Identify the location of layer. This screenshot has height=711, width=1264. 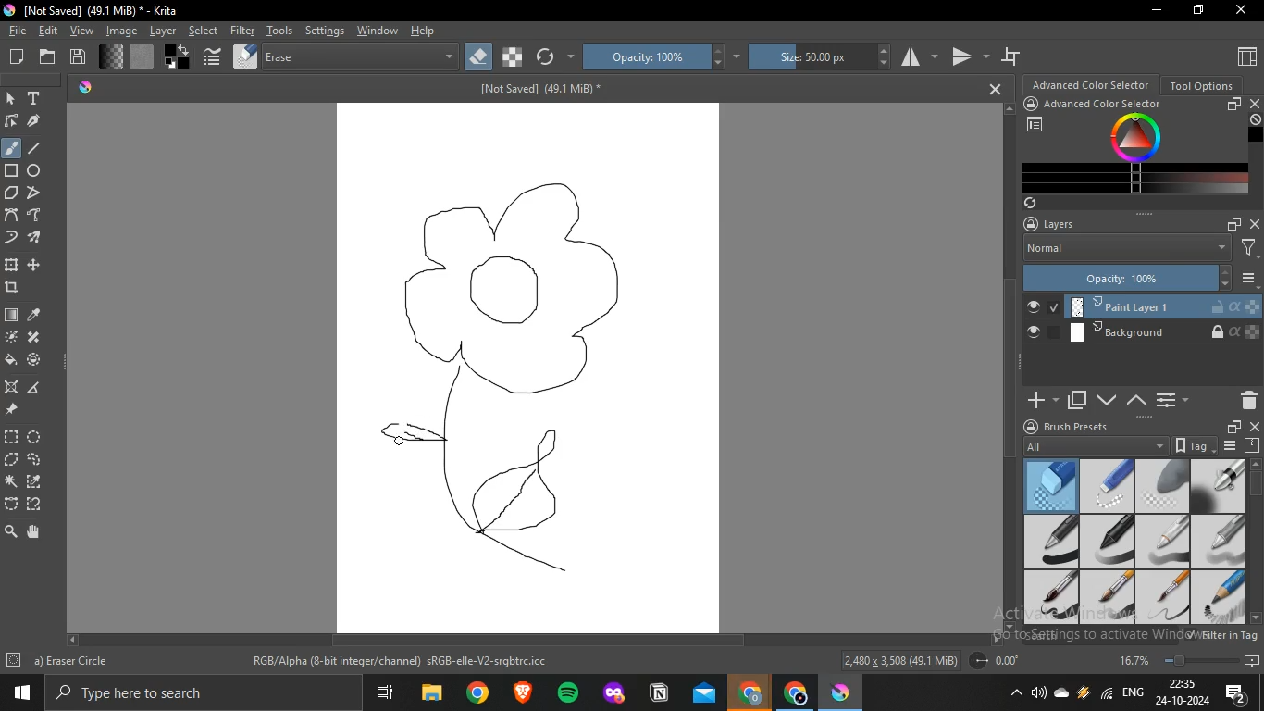
(160, 31).